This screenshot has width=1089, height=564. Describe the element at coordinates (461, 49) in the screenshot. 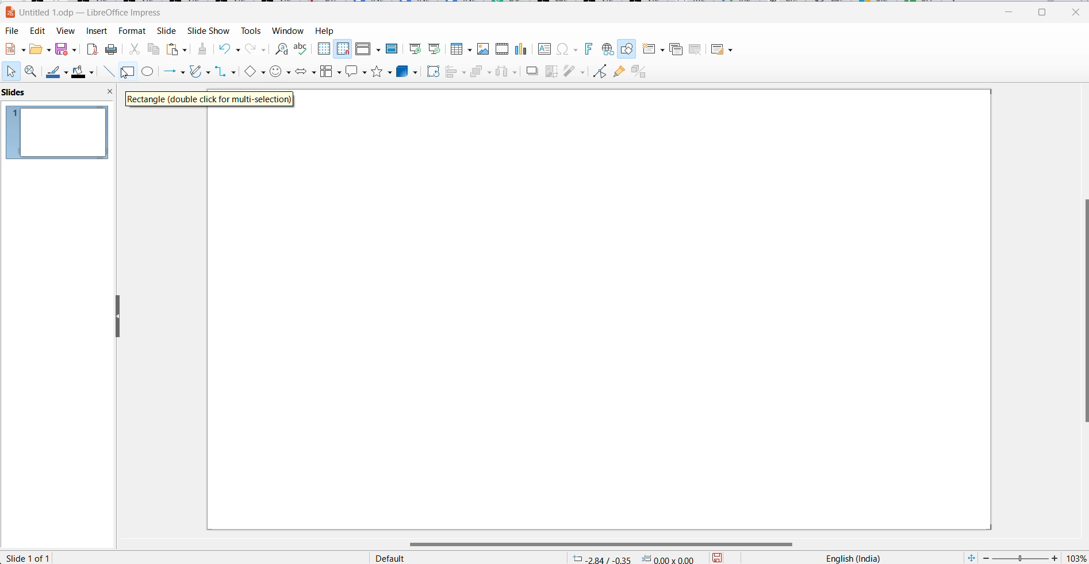

I see `Insert table` at that location.